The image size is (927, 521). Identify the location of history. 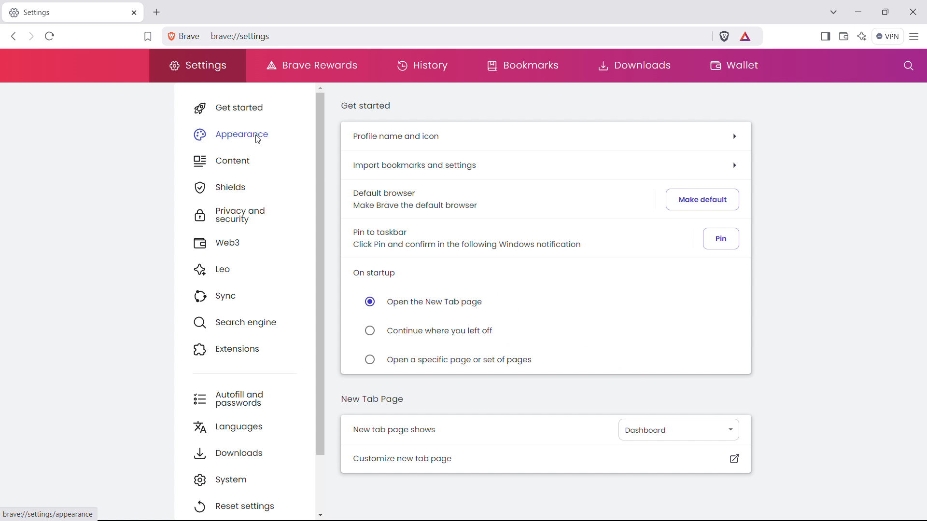
(424, 66).